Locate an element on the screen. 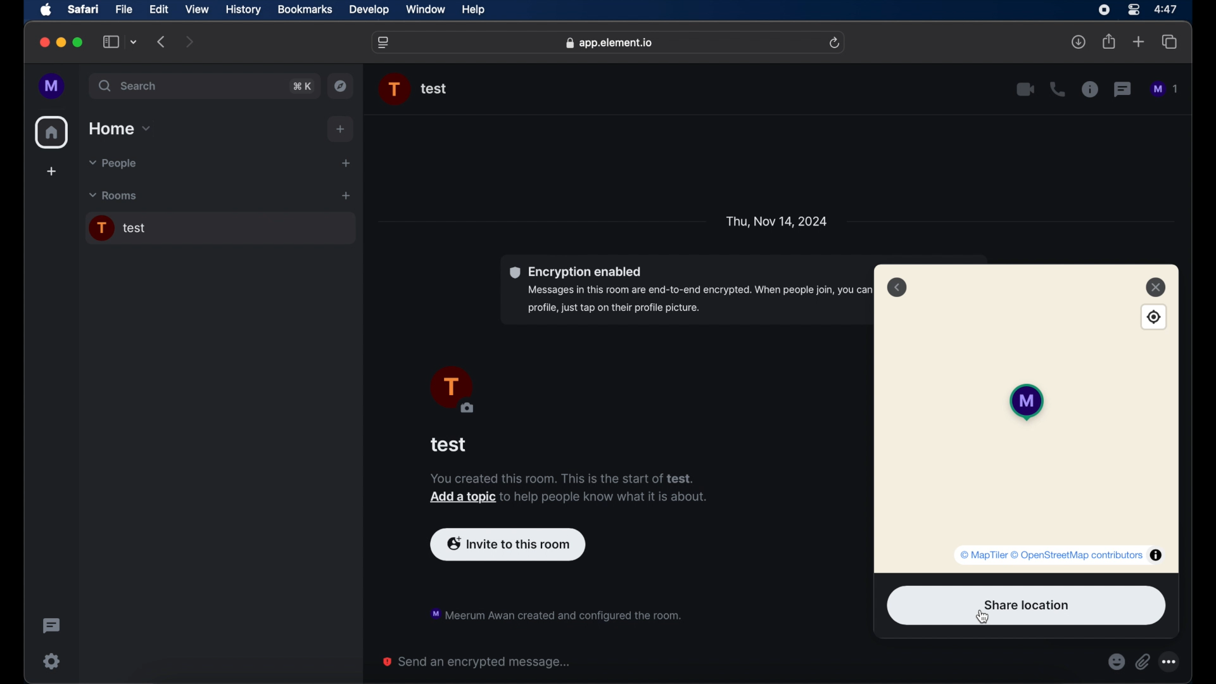 The width and height of the screenshot is (1216, 684). close is located at coordinates (1156, 286).